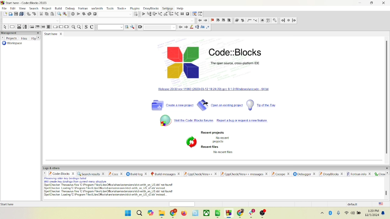 The height and width of the screenshot is (219, 390). Describe the element at coordinates (180, 9) in the screenshot. I see `help` at that location.